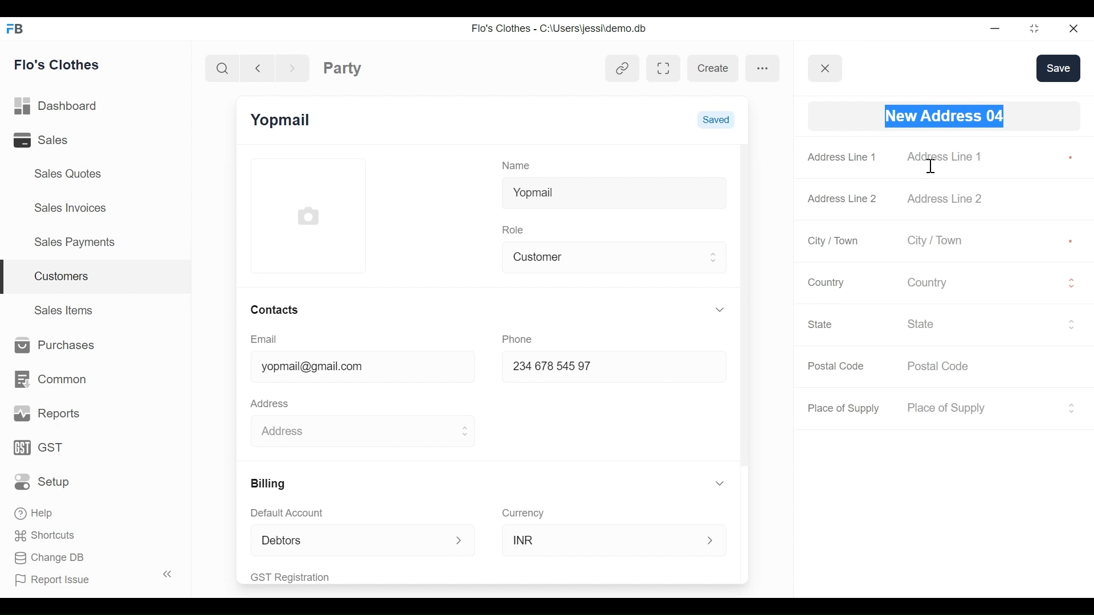 The width and height of the screenshot is (1094, 615). What do you see at coordinates (722, 483) in the screenshot?
I see `Expand` at bounding box center [722, 483].